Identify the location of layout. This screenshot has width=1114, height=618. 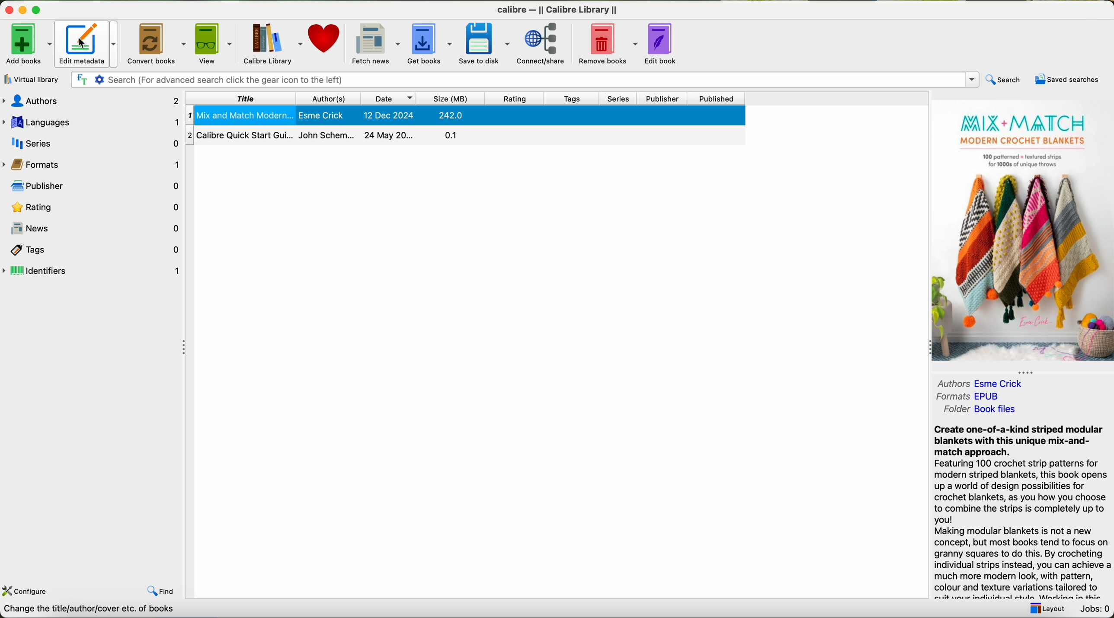
(1046, 608).